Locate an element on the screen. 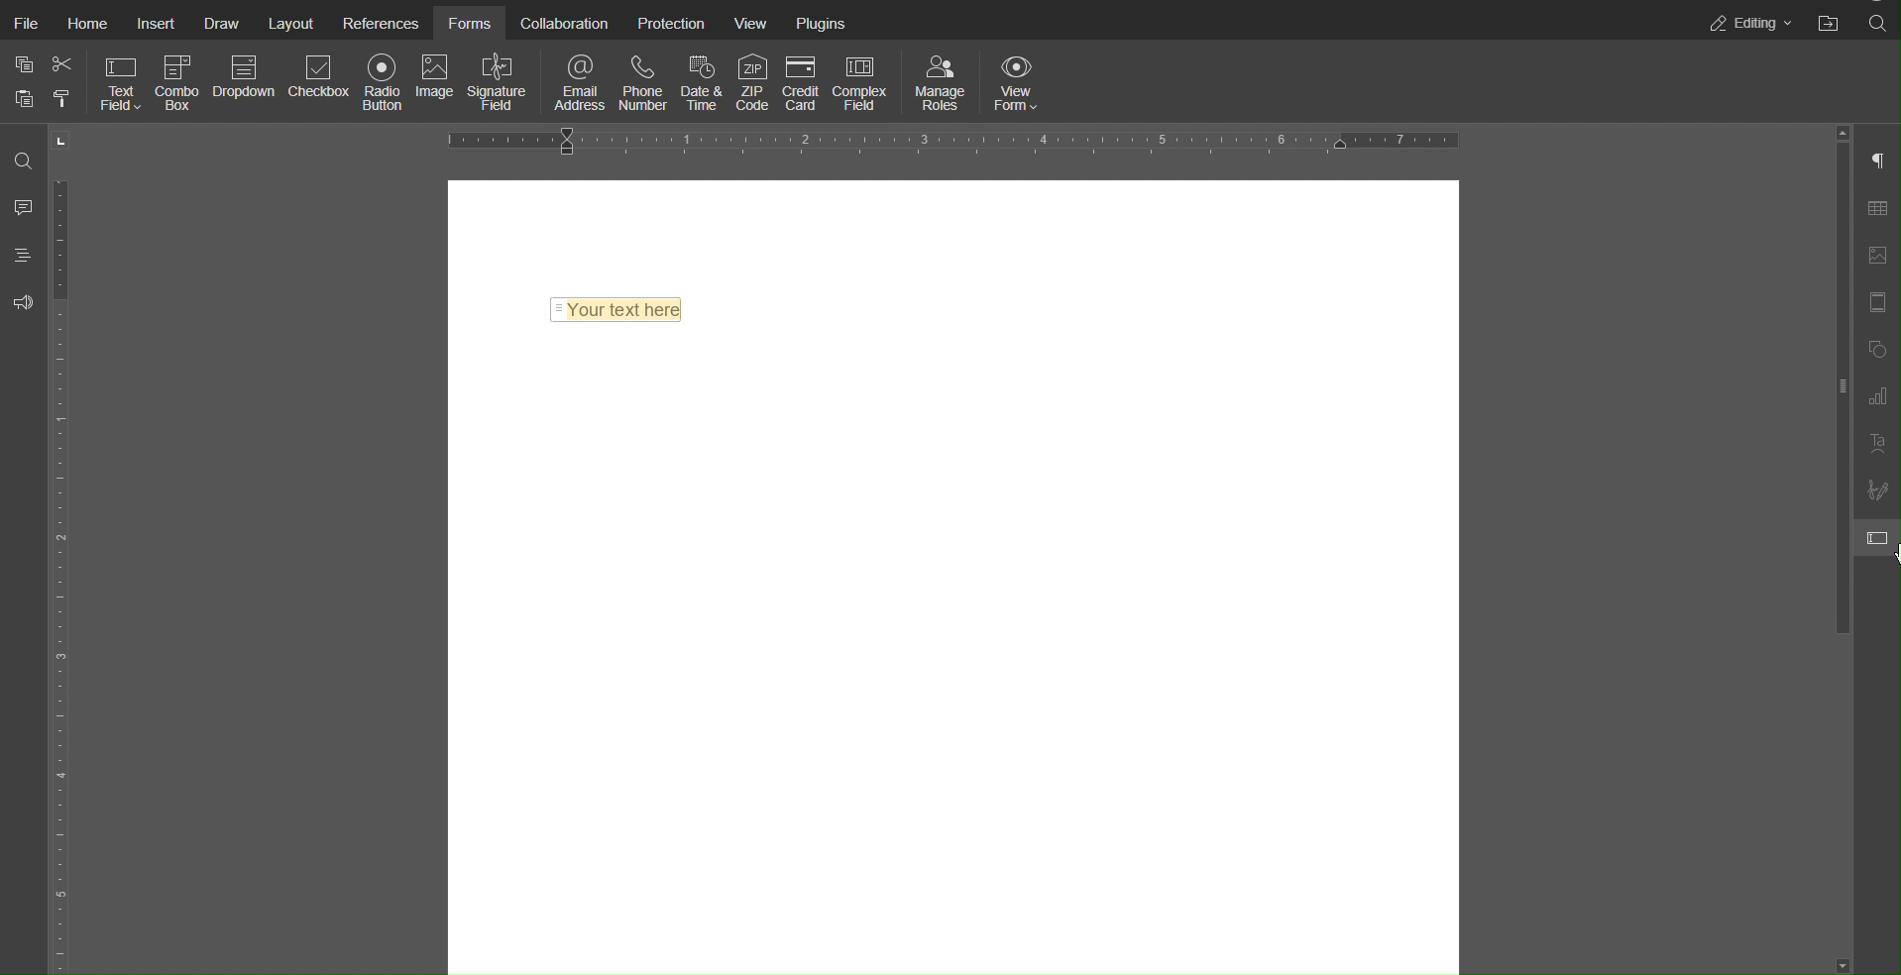 The height and width of the screenshot is (975, 1901). Phone Number is located at coordinates (642, 82).